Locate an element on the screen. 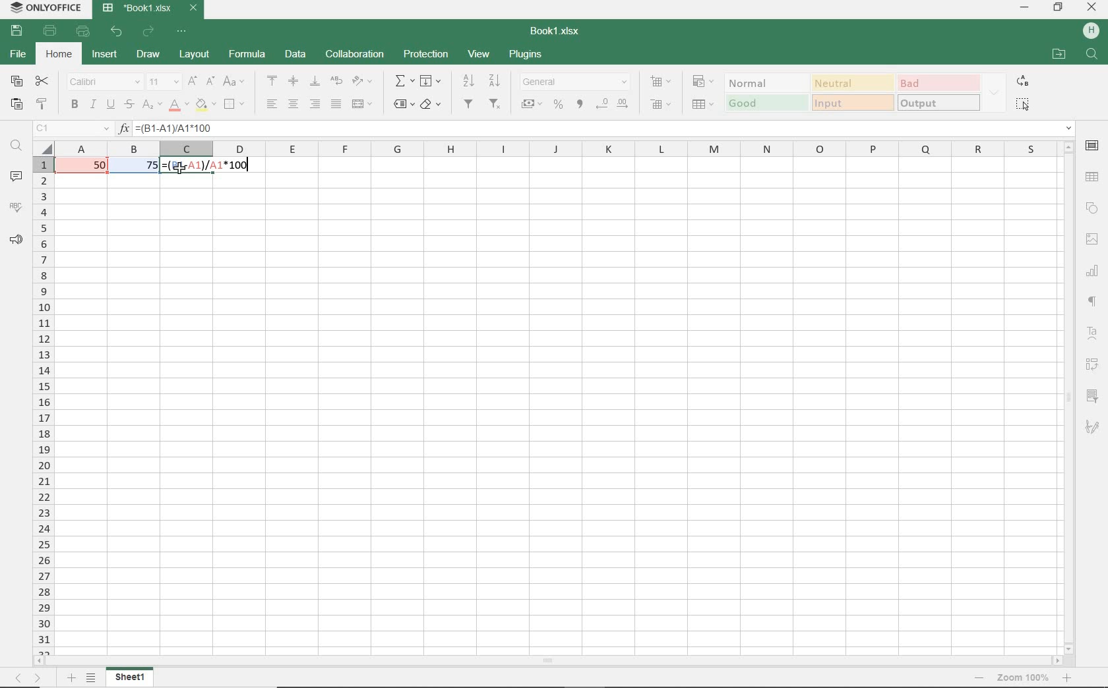 This screenshot has width=1108, height=688. insert cells is located at coordinates (660, 82).